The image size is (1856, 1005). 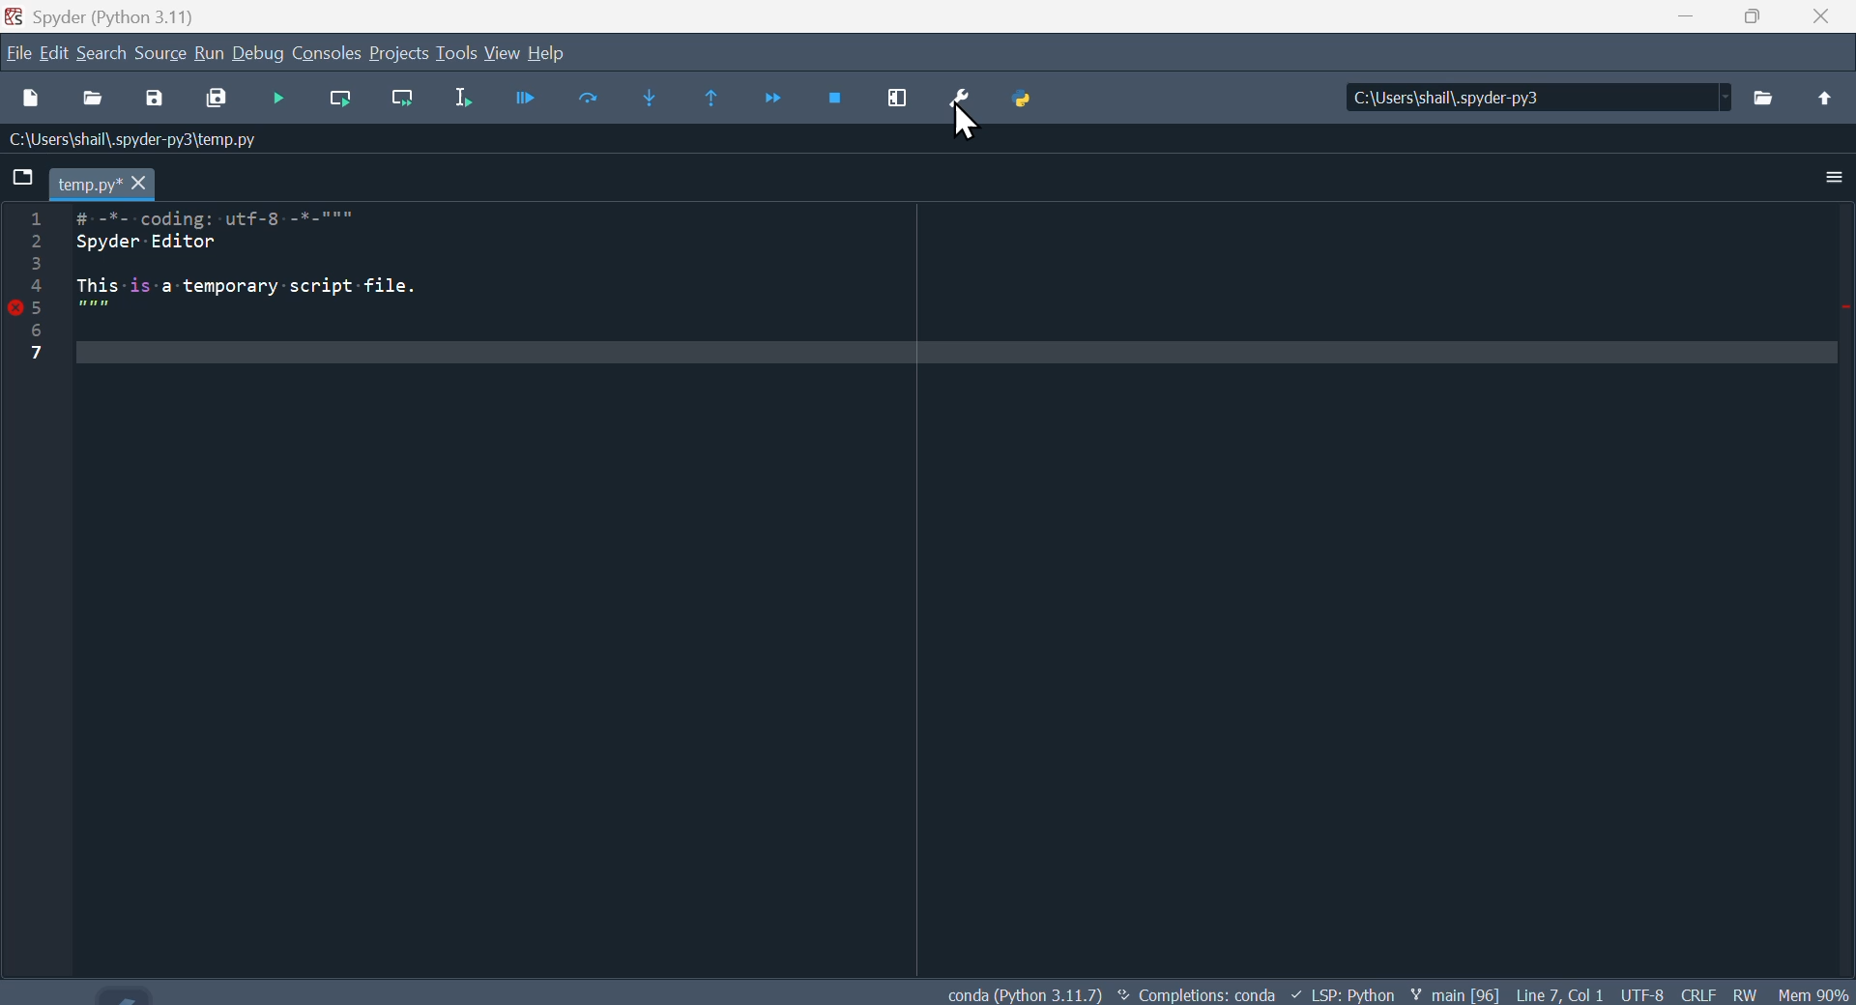 What do you see at coordinates (512, 96) in the screenshot?
I see `Run File` at bounding box center [512, 96].